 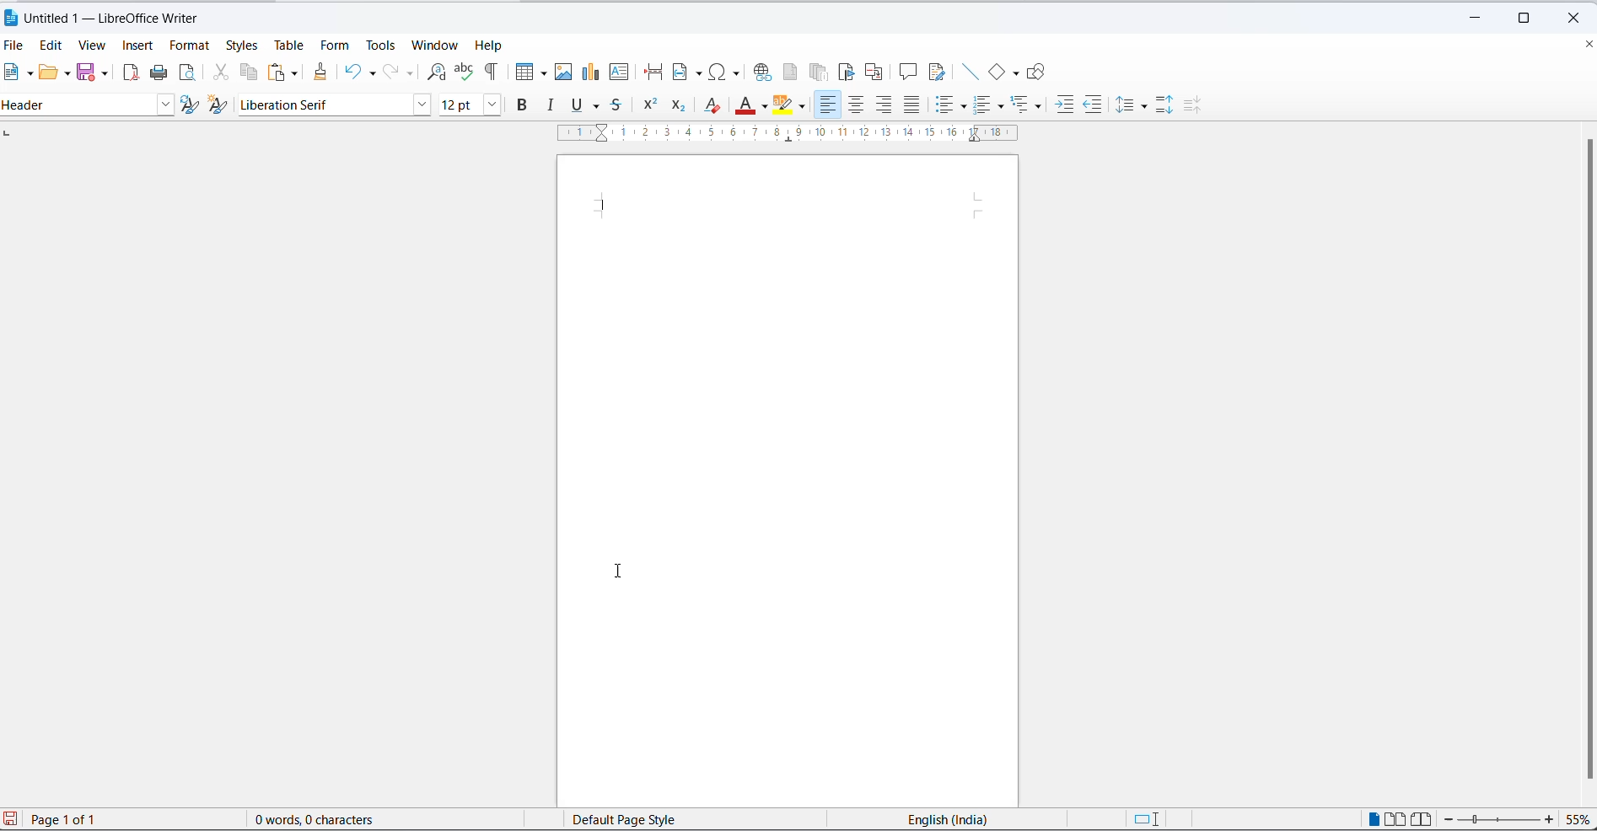 What do you see at coordinates (192, 105) in the screenshot?
I see `update selected options` at bounding box center [192, 105].